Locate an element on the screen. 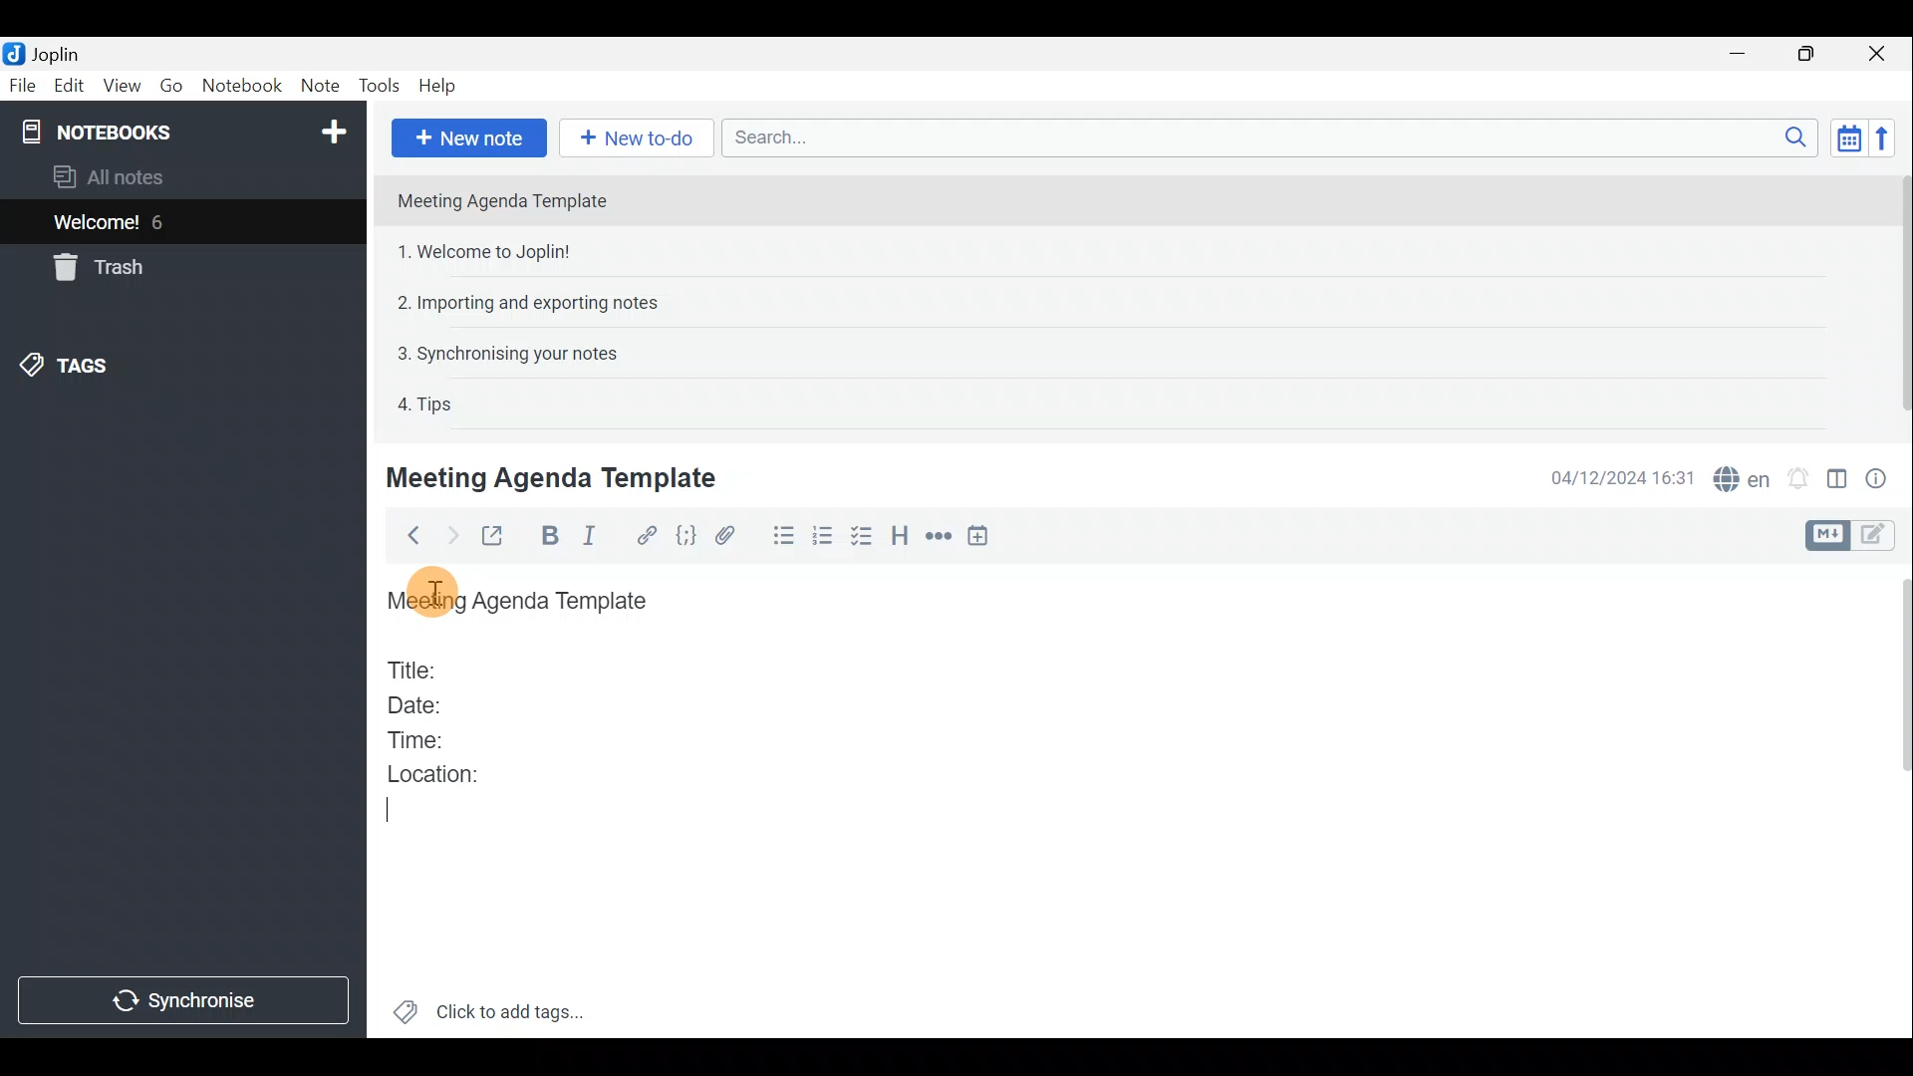 The height and width of the screenshot is (1076, 1913). 1. Welcome to Joplin! is located at coordinates (490, 251).